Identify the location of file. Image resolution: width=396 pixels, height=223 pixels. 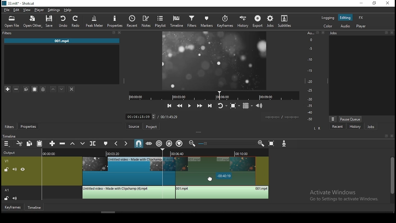
(7, 10).